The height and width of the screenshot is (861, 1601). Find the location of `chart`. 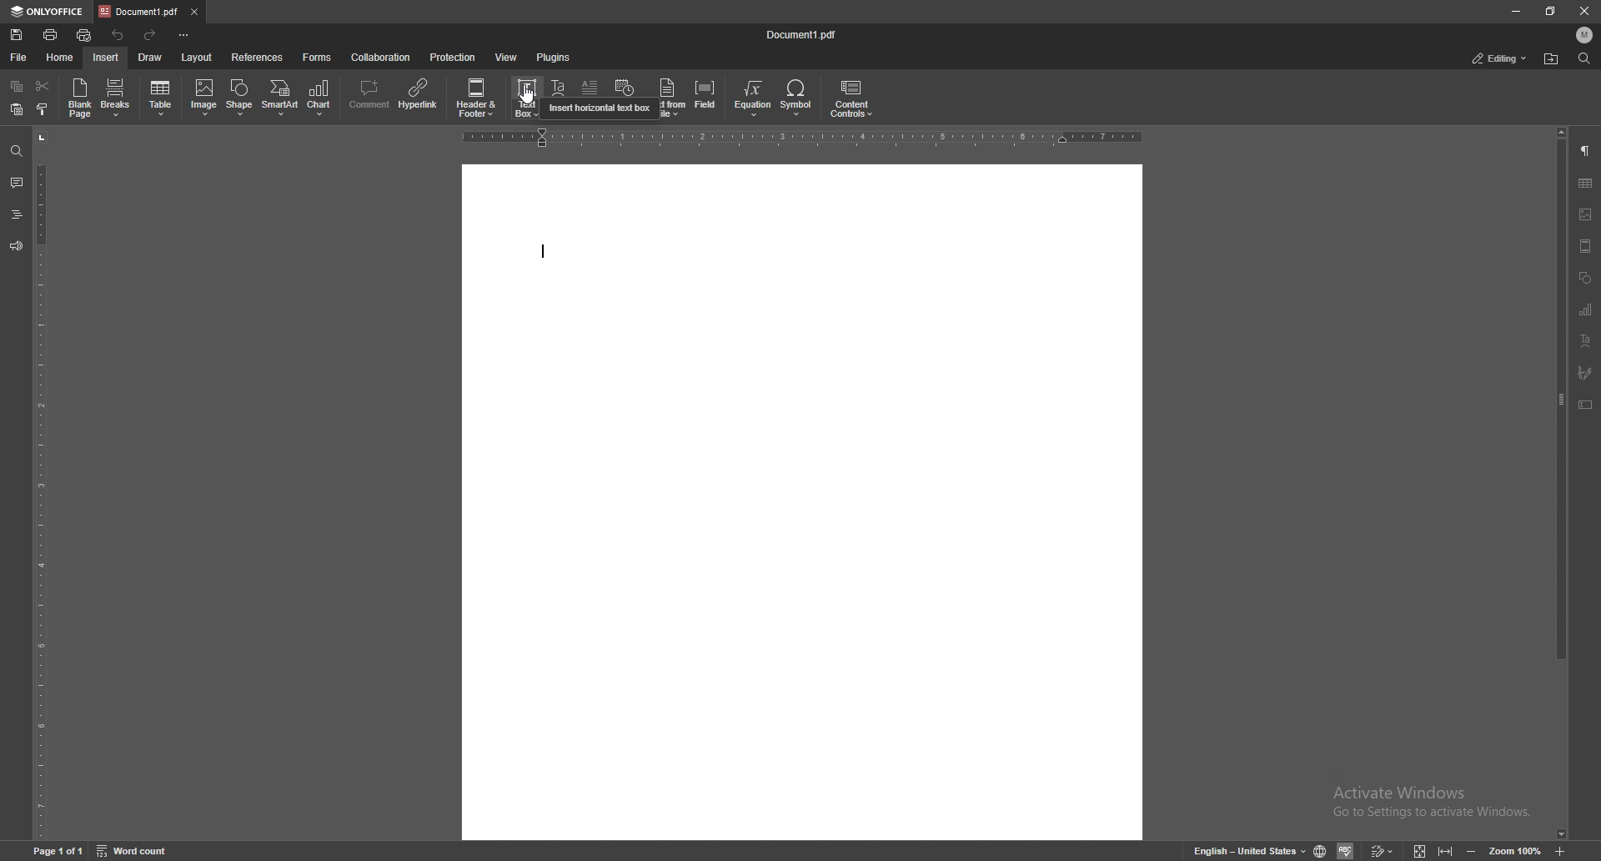

chart is located at coordinates (1584, 310).